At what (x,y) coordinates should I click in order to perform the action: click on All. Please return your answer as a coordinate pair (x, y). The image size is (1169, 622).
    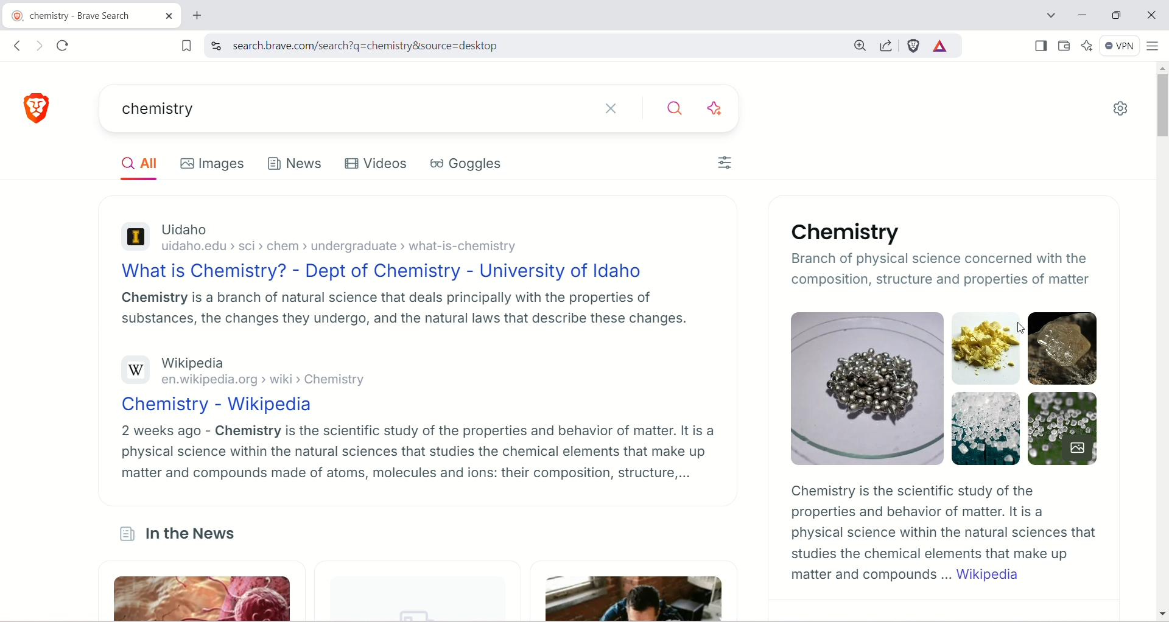
    Looking at the image, I should click on (135, 162).